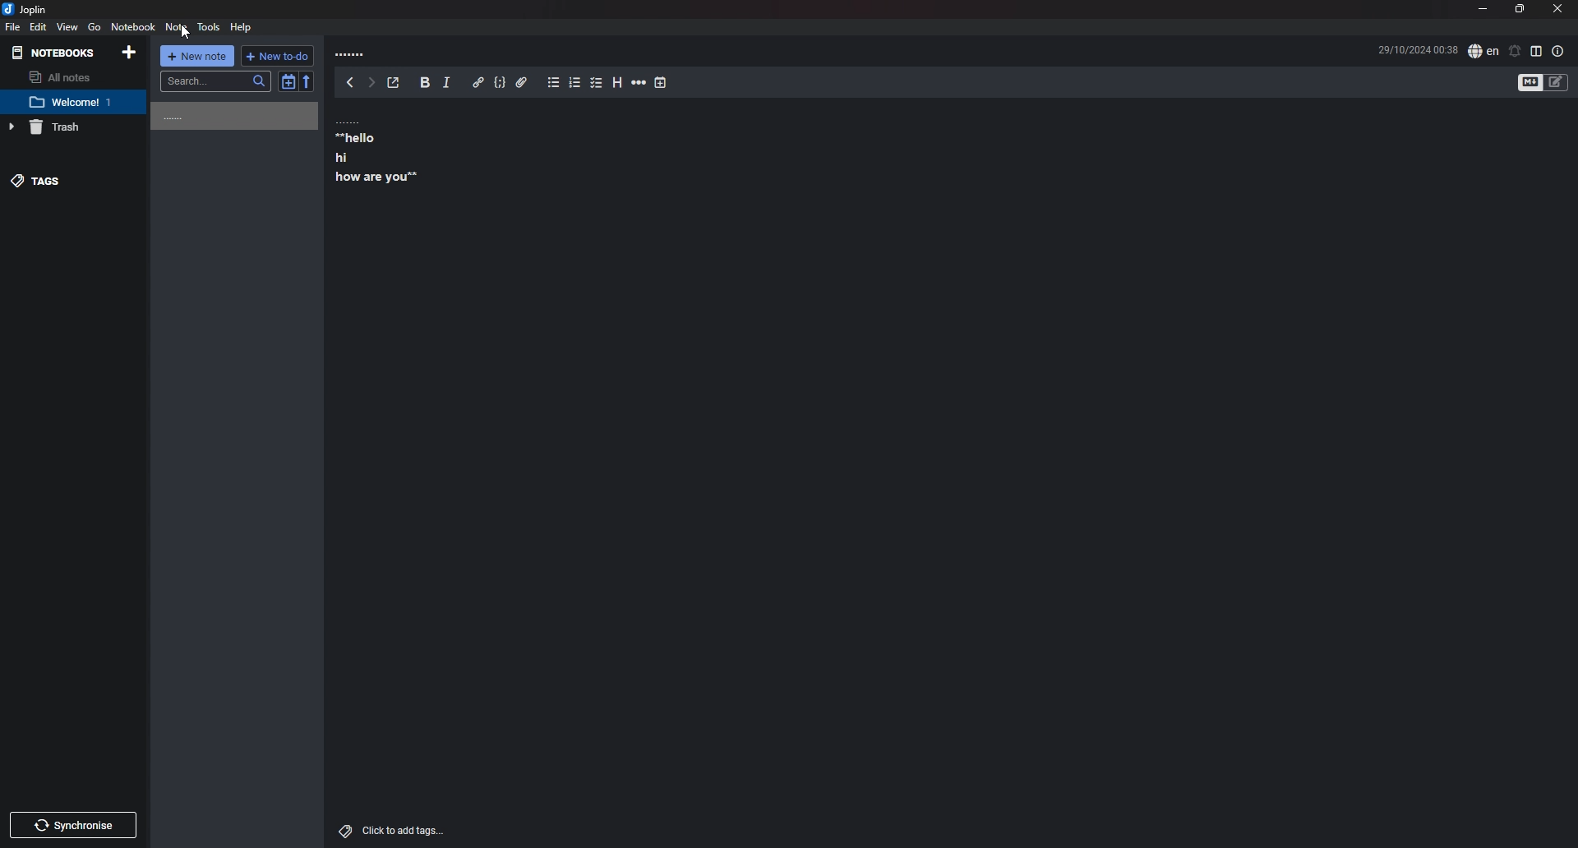 This screenshot has height=848, width=1578. What do you see at coordinates (1536, 52) in the screenshot?
I see `Toggle editor layout` at bounding box center [1536, 52].